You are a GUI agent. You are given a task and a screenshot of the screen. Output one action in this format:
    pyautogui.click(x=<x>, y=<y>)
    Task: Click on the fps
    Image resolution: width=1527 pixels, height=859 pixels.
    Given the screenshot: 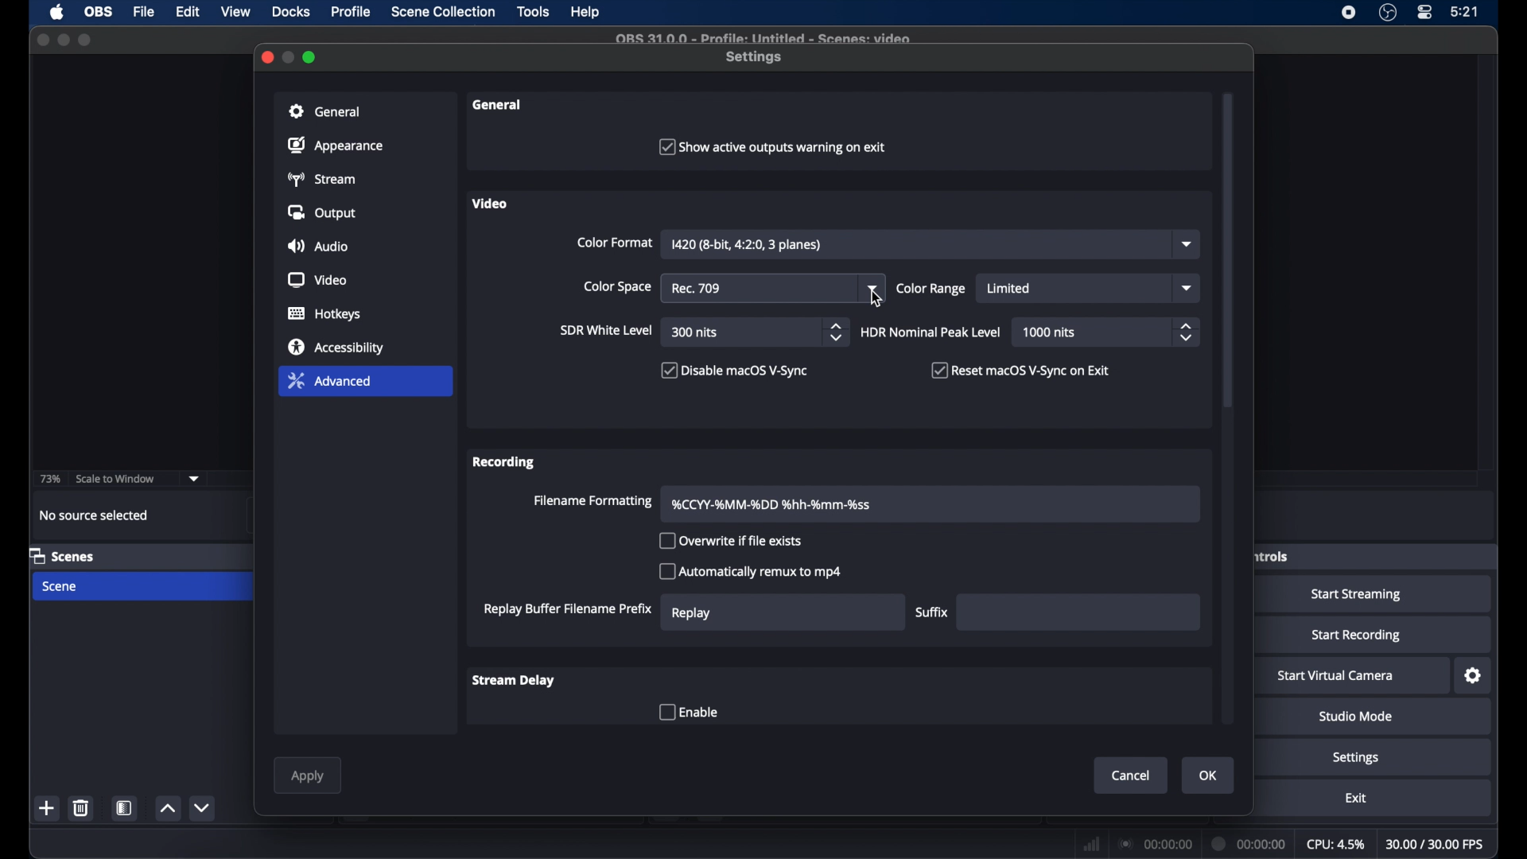 What is the action you would take?
    pyautogui.click(x=1435, y=845)
    